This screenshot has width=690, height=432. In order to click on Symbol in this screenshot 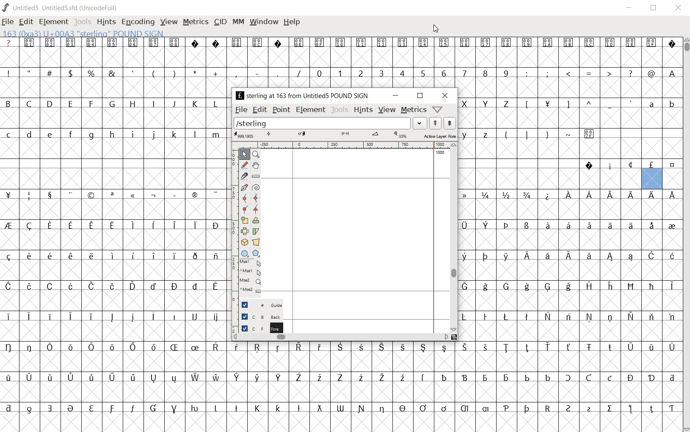, I will do `click(215, 317)`.